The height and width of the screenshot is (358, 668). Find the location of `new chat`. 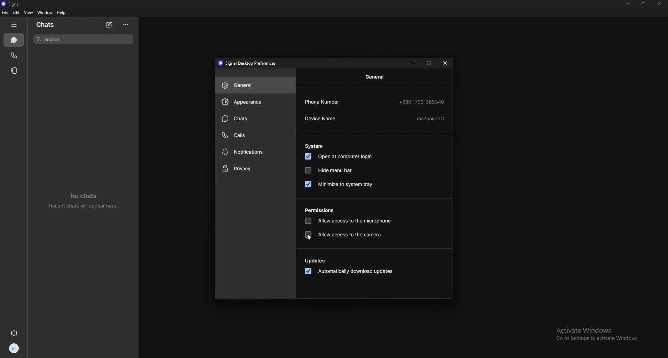

new chat is located at coordinates (110, 25).